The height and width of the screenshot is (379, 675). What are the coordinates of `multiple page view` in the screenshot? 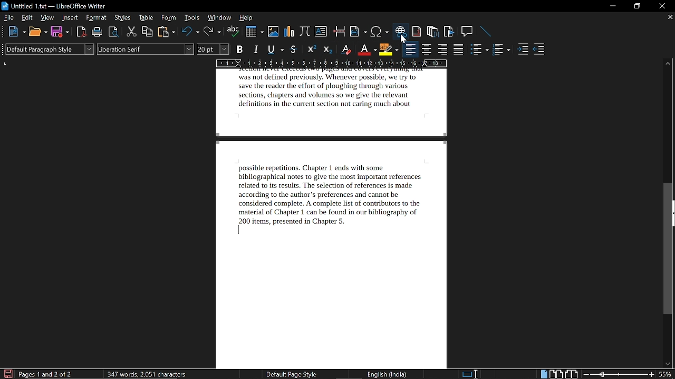 It's located at (556, 374).